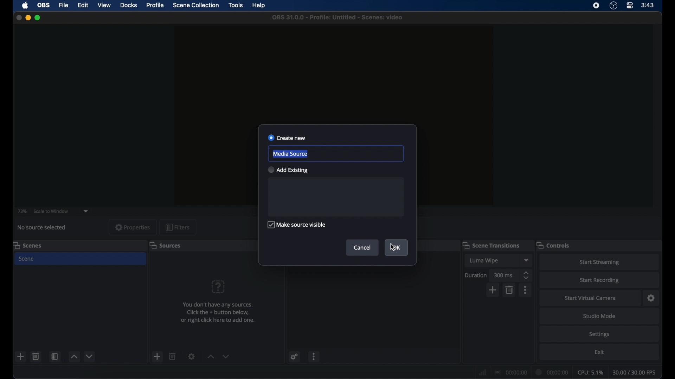 Image resolution: width=675 pixels, height=379 pixels. Describe the element at coordinates (27, 245) in the screenshot. I see `scenes` at that location.